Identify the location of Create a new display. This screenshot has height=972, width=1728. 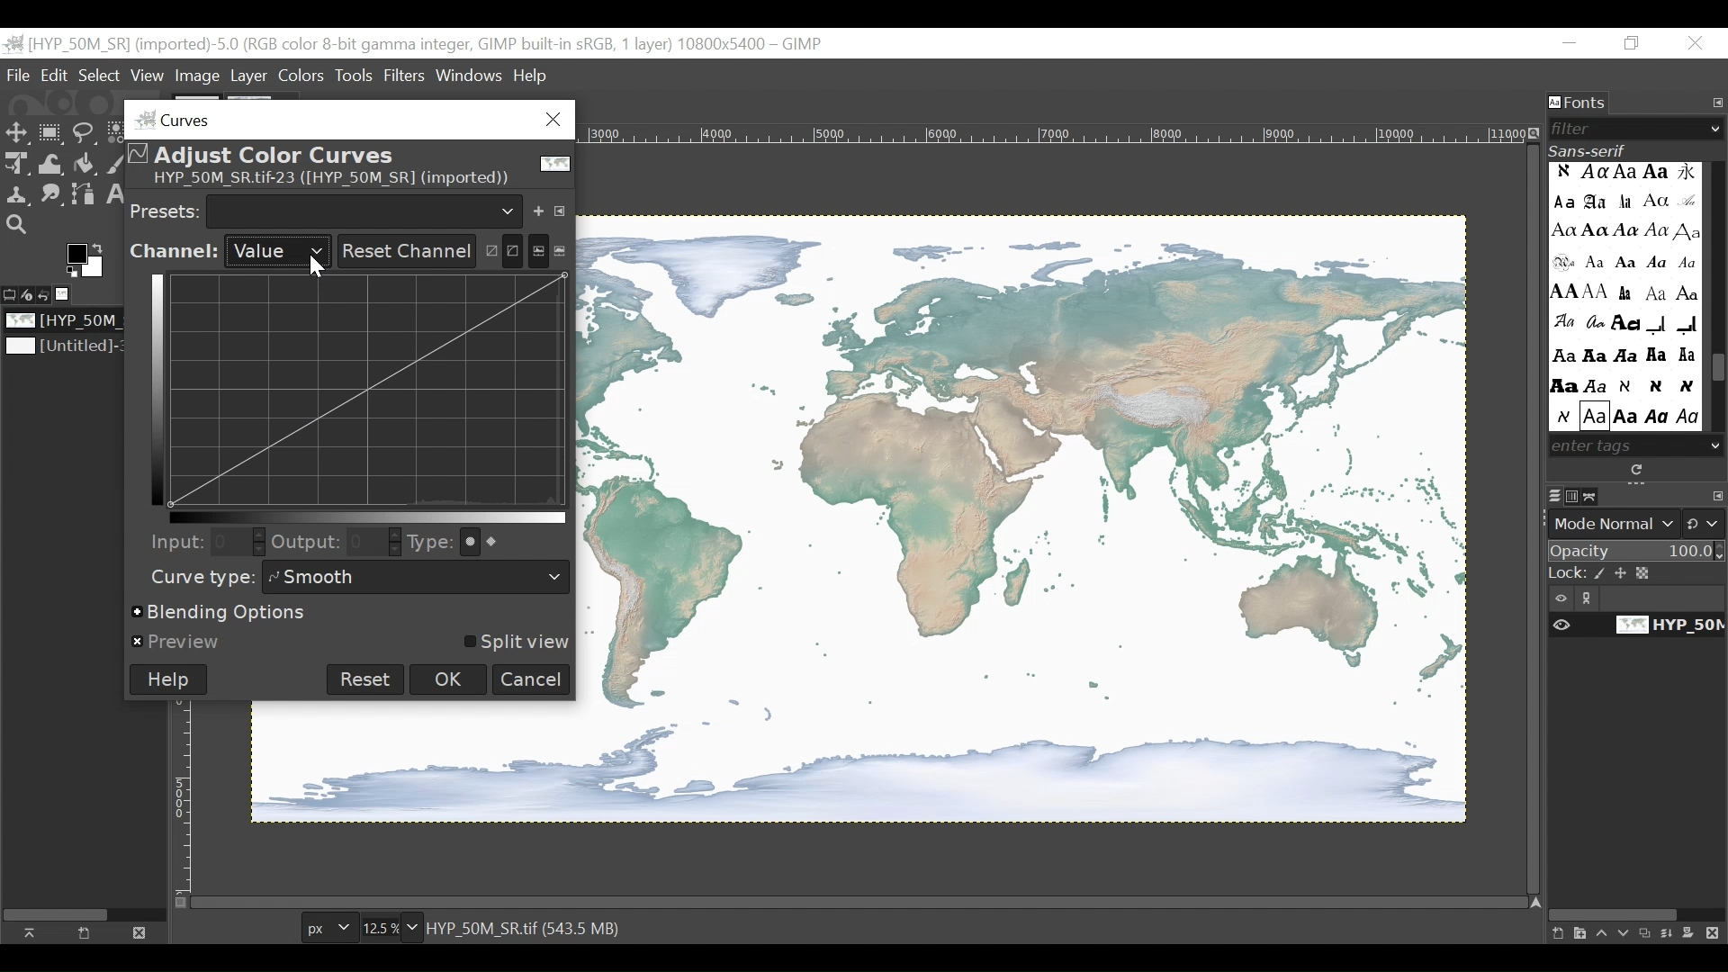
(84, 932).